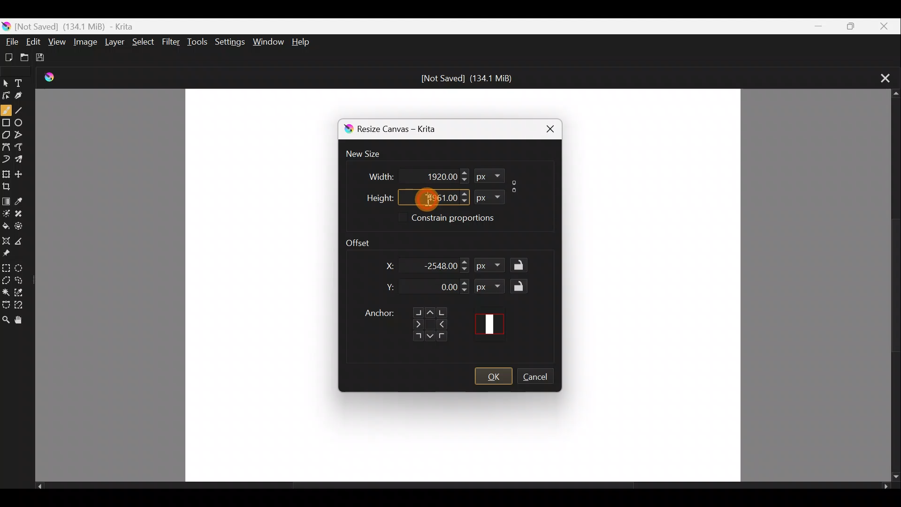 This screenshot has height=507, width=901. Describe the element at coordinates (22, 121) in the screenshot. I see `Ellipse tool` at that location.